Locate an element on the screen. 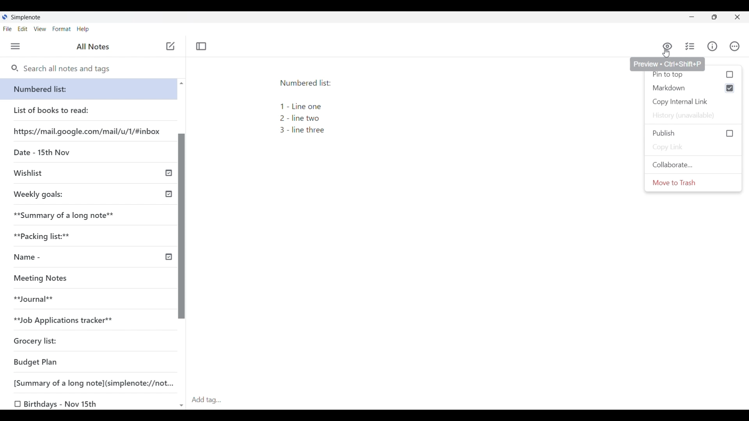 The image size is (749, 421). Minimize is located at coordinates (692, 17).